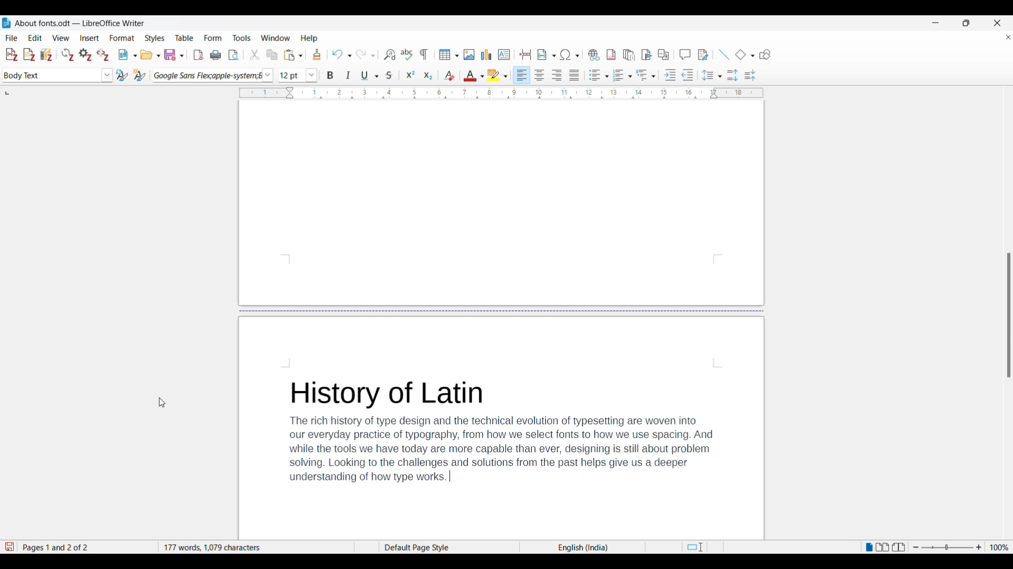 This screenshot has height=569, width=1013. Describe the element at coordinates (9, 547) in the screenshot. I see `Indicates modifications in the document that require changes` at that location.